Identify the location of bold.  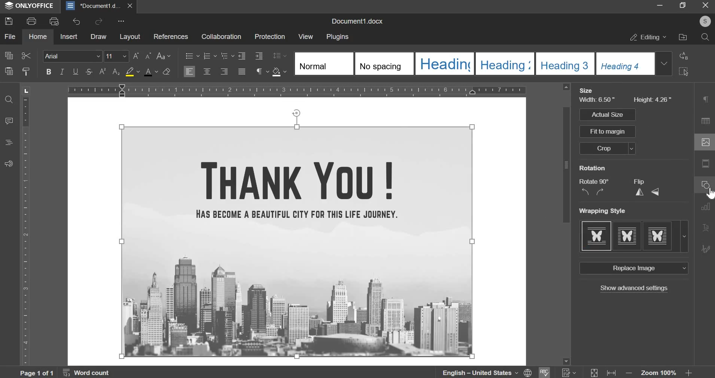
(48, 71).